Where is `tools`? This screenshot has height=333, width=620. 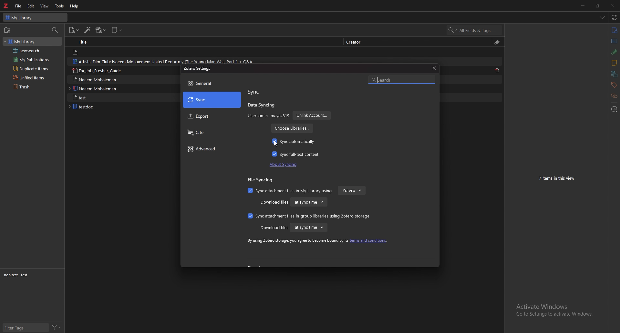
tools is located at coordinates (59, 6).